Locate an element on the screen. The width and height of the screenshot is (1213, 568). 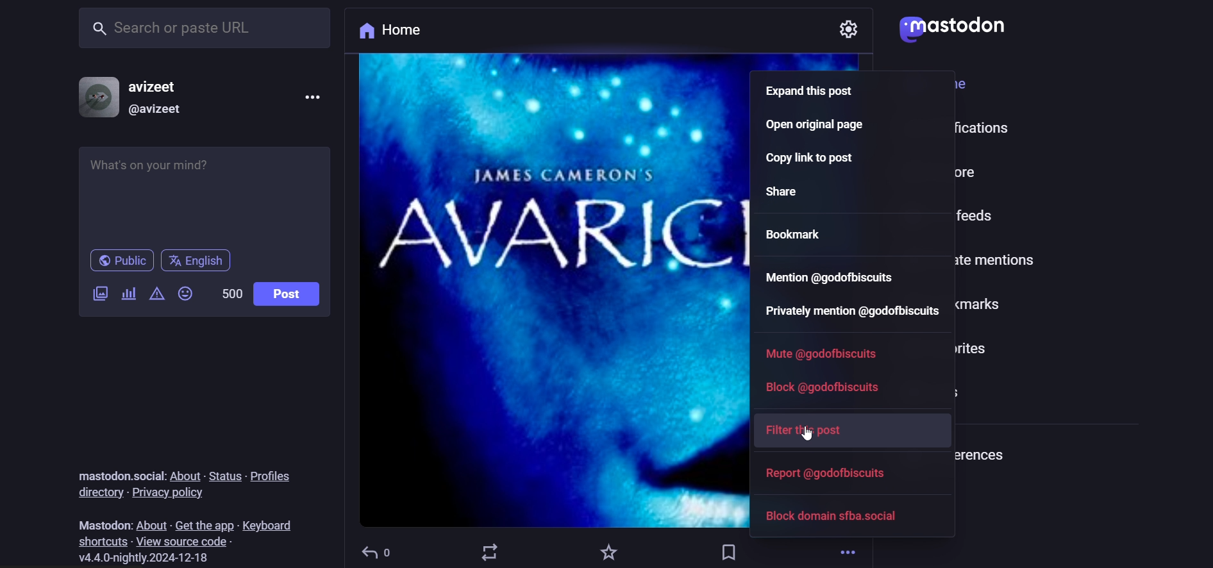
Cursor is located at coordinates (811, 433).